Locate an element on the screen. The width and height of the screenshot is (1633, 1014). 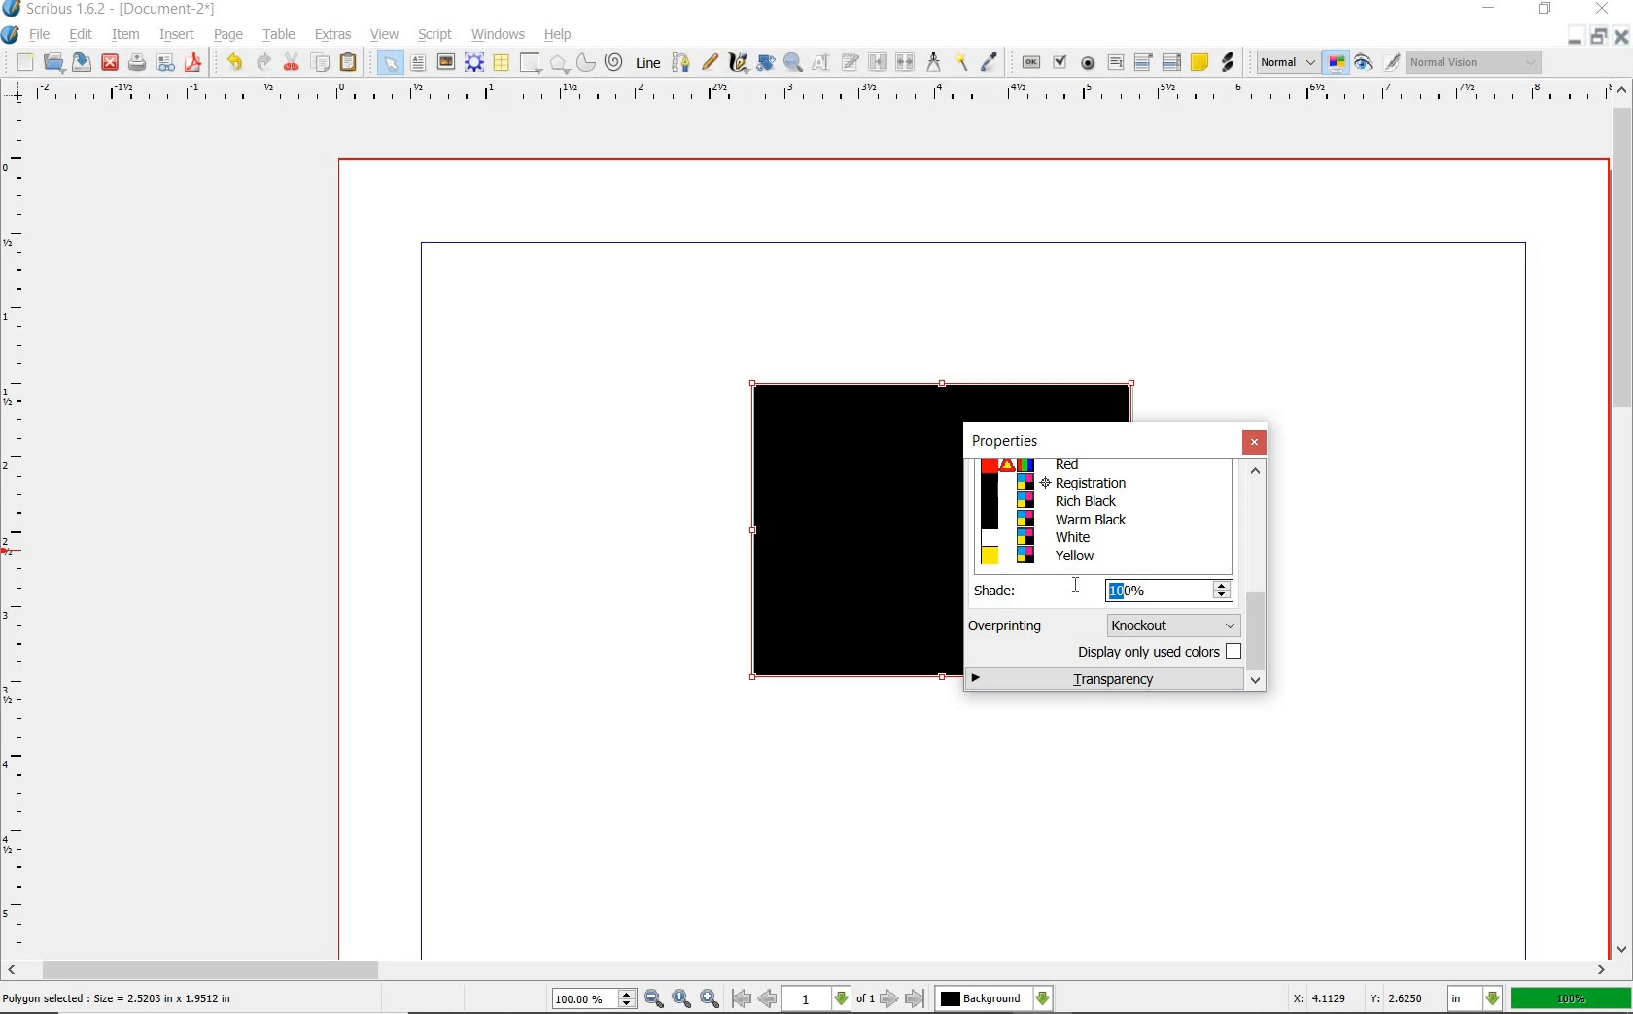
bezier curve is located at coordinates (681, 62).